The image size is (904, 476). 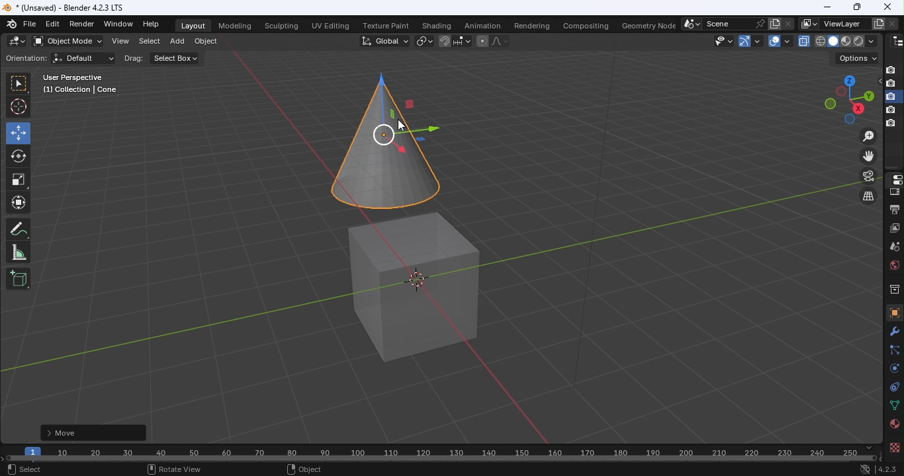 What do you see at coordinates (401, 125) in the screenshot?
I see `cursor` at bounding box center [401, 125].